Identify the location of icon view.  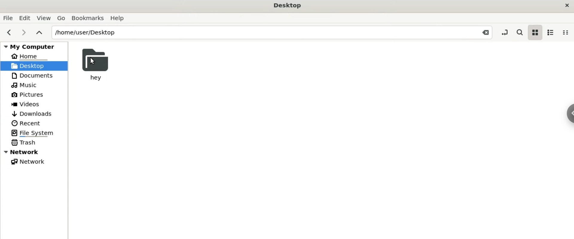
(535, 33).